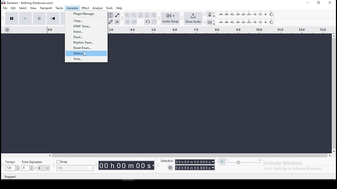 Image resolution: width=337 pixels, height=189 pixels. I want to click on recording level, so click(244, 14).